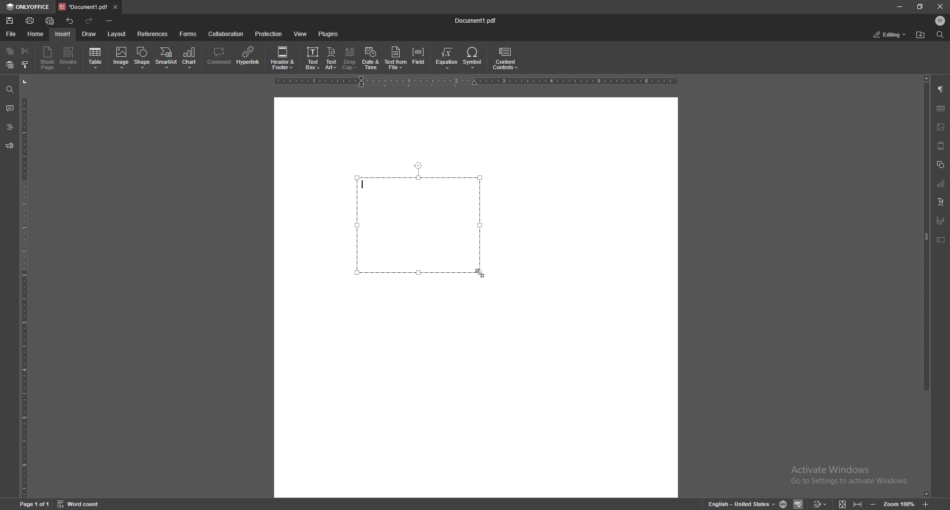 The width and height of the screenshot is (950, 510). I want to click on onlyoffice, so click(28, 7).